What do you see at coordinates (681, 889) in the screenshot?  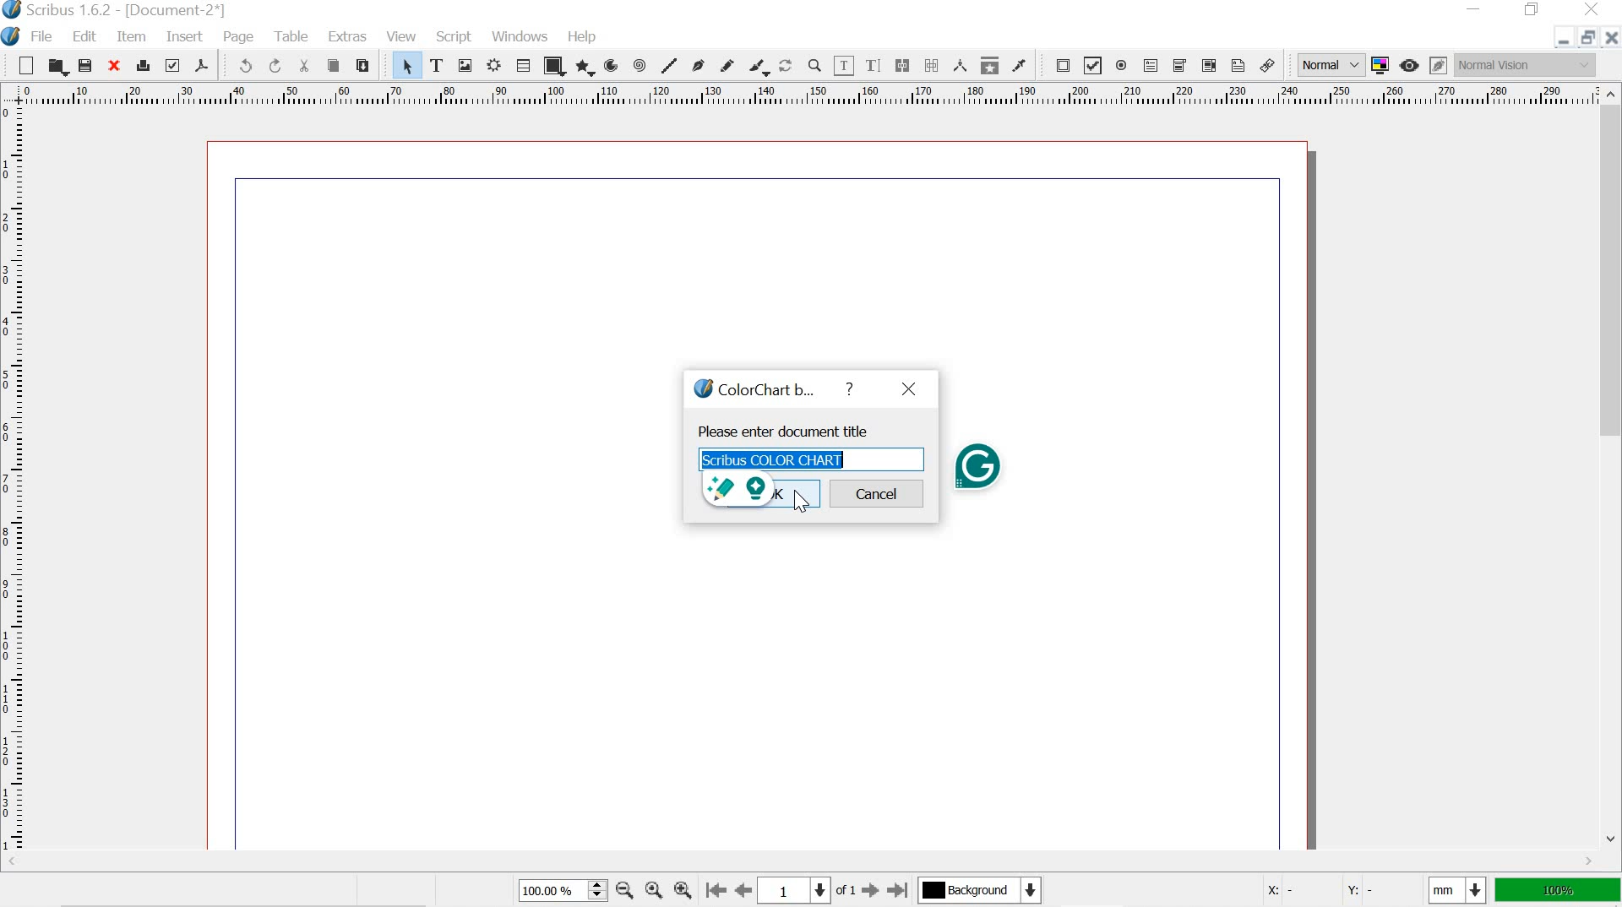 I see `zoom in` at bounding box center [681, 889].